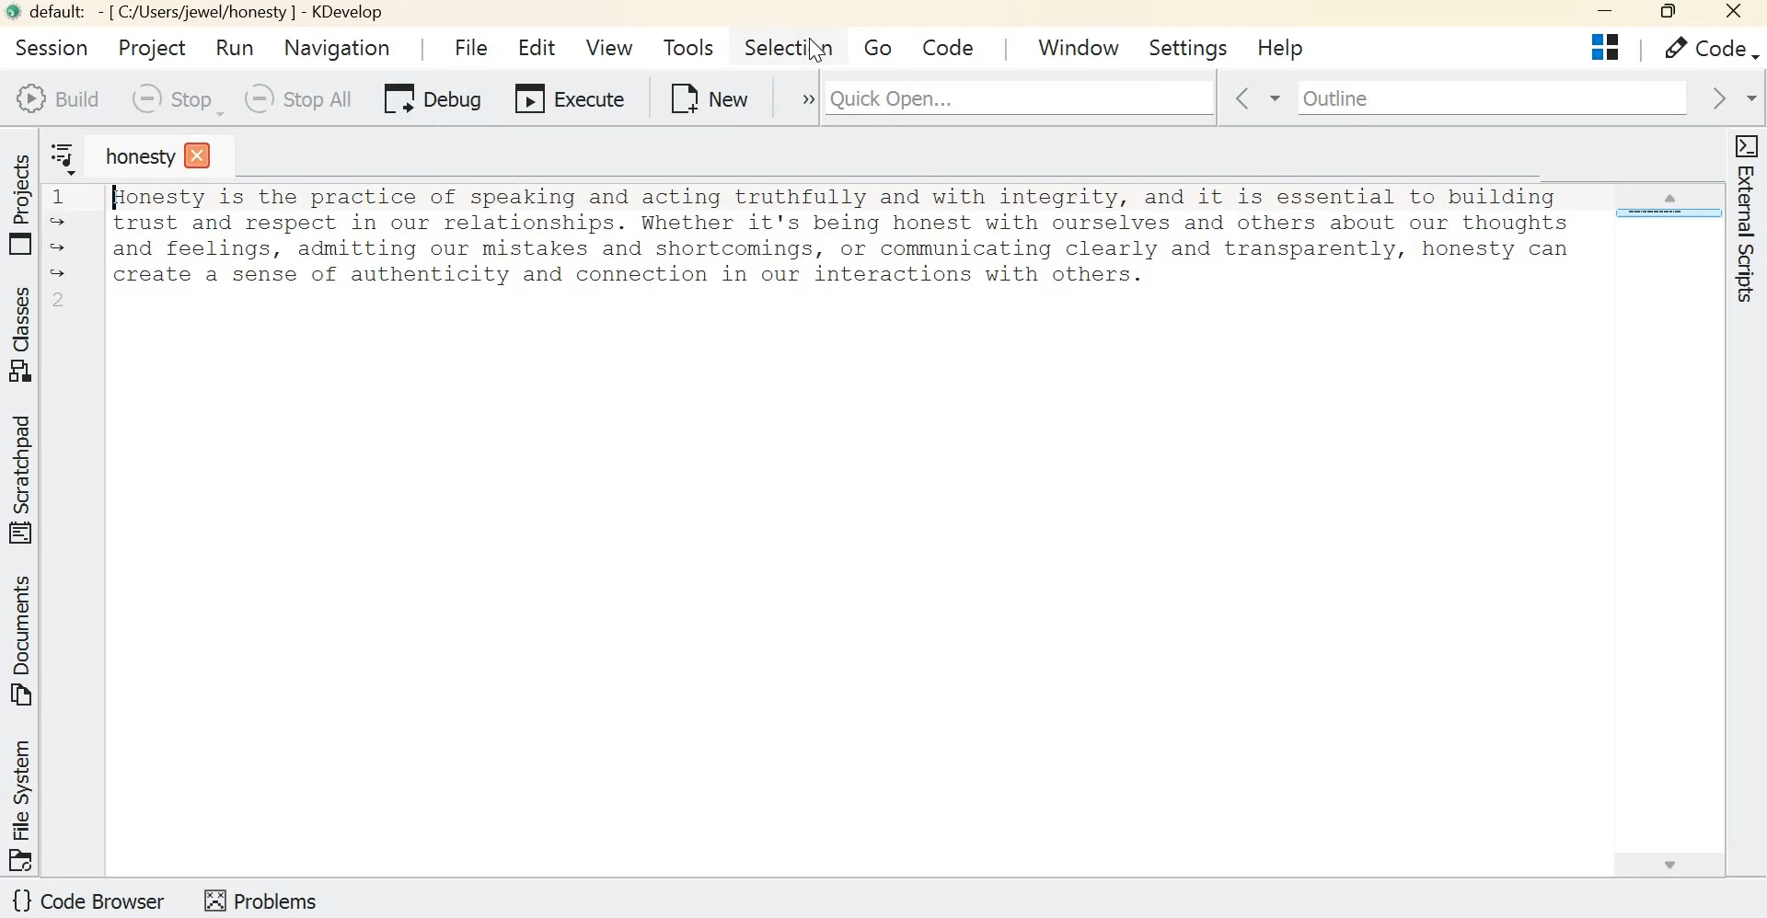 Image resolution: width=1767 pixels, height=918 pixels. What do you see at coordinates (47, 46) in the screenshot?
I see `Session` at bounding box center [47, 46].